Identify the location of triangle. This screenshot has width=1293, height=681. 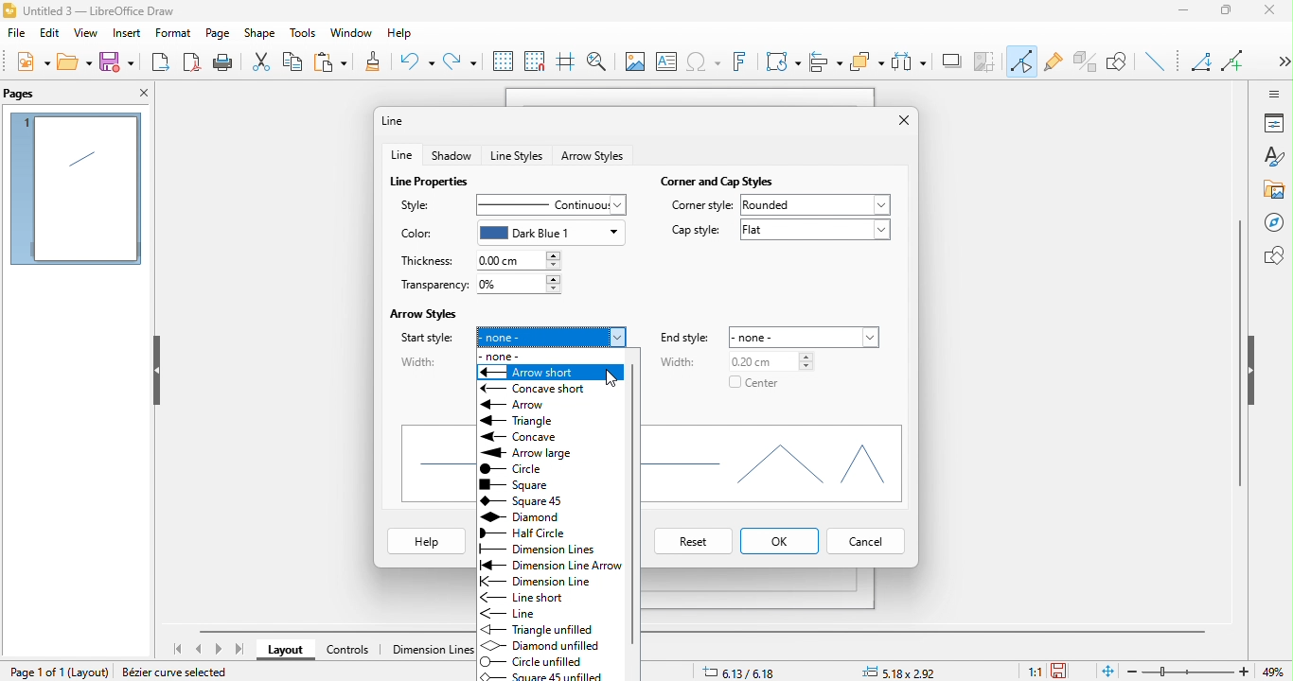
(521, 420).